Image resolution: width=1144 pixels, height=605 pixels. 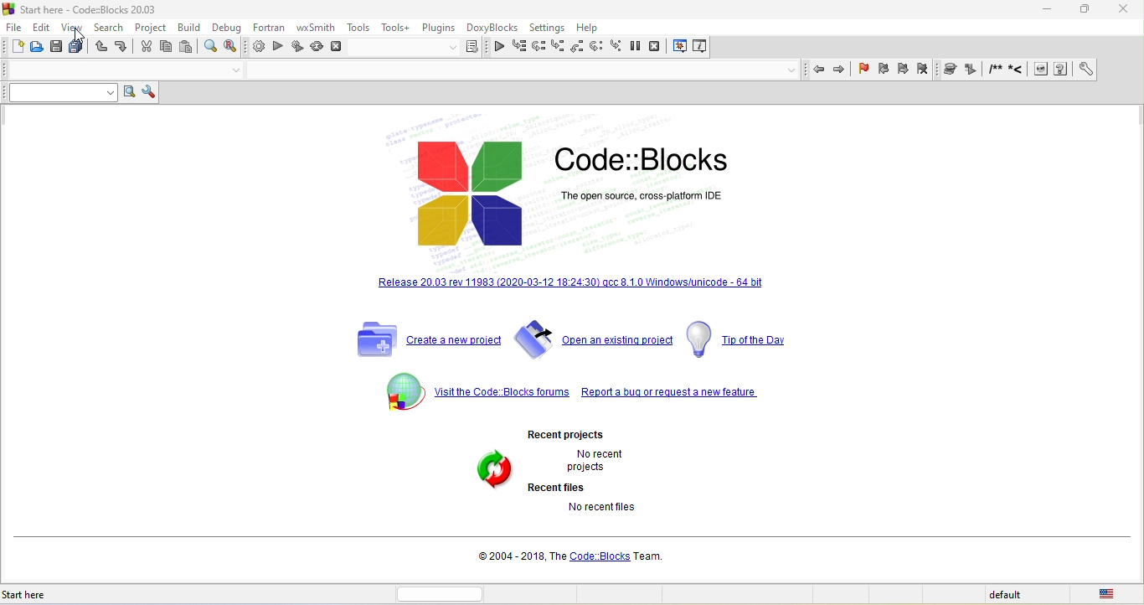 What do you see at coordinates (567, 559) in the screenshot?
I see `2004-2018 the code blocks team` at bounding box center [567, 559].